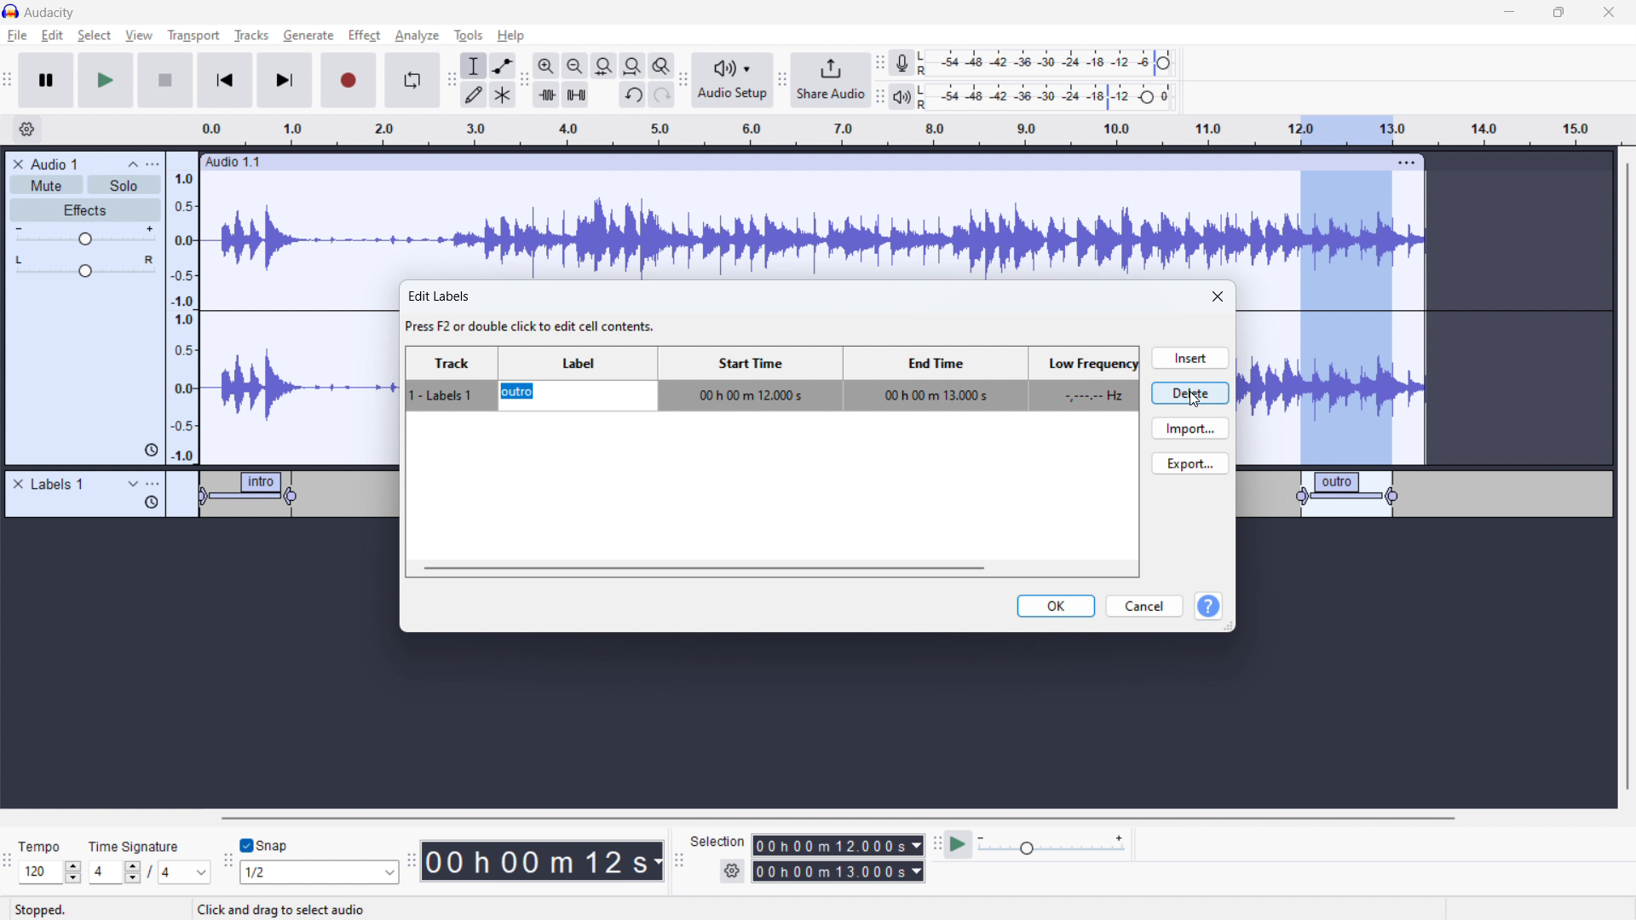  Describe the element at coordinates (165, 79) in the screenshot. I see `stop` at that location.